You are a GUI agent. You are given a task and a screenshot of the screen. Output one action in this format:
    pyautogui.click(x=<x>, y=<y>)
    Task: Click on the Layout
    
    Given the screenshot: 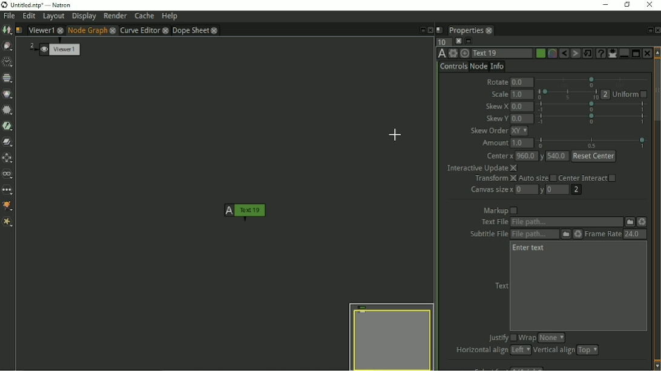 What is the action you would take?
    pyautogui.click(x=53, y=17)
    